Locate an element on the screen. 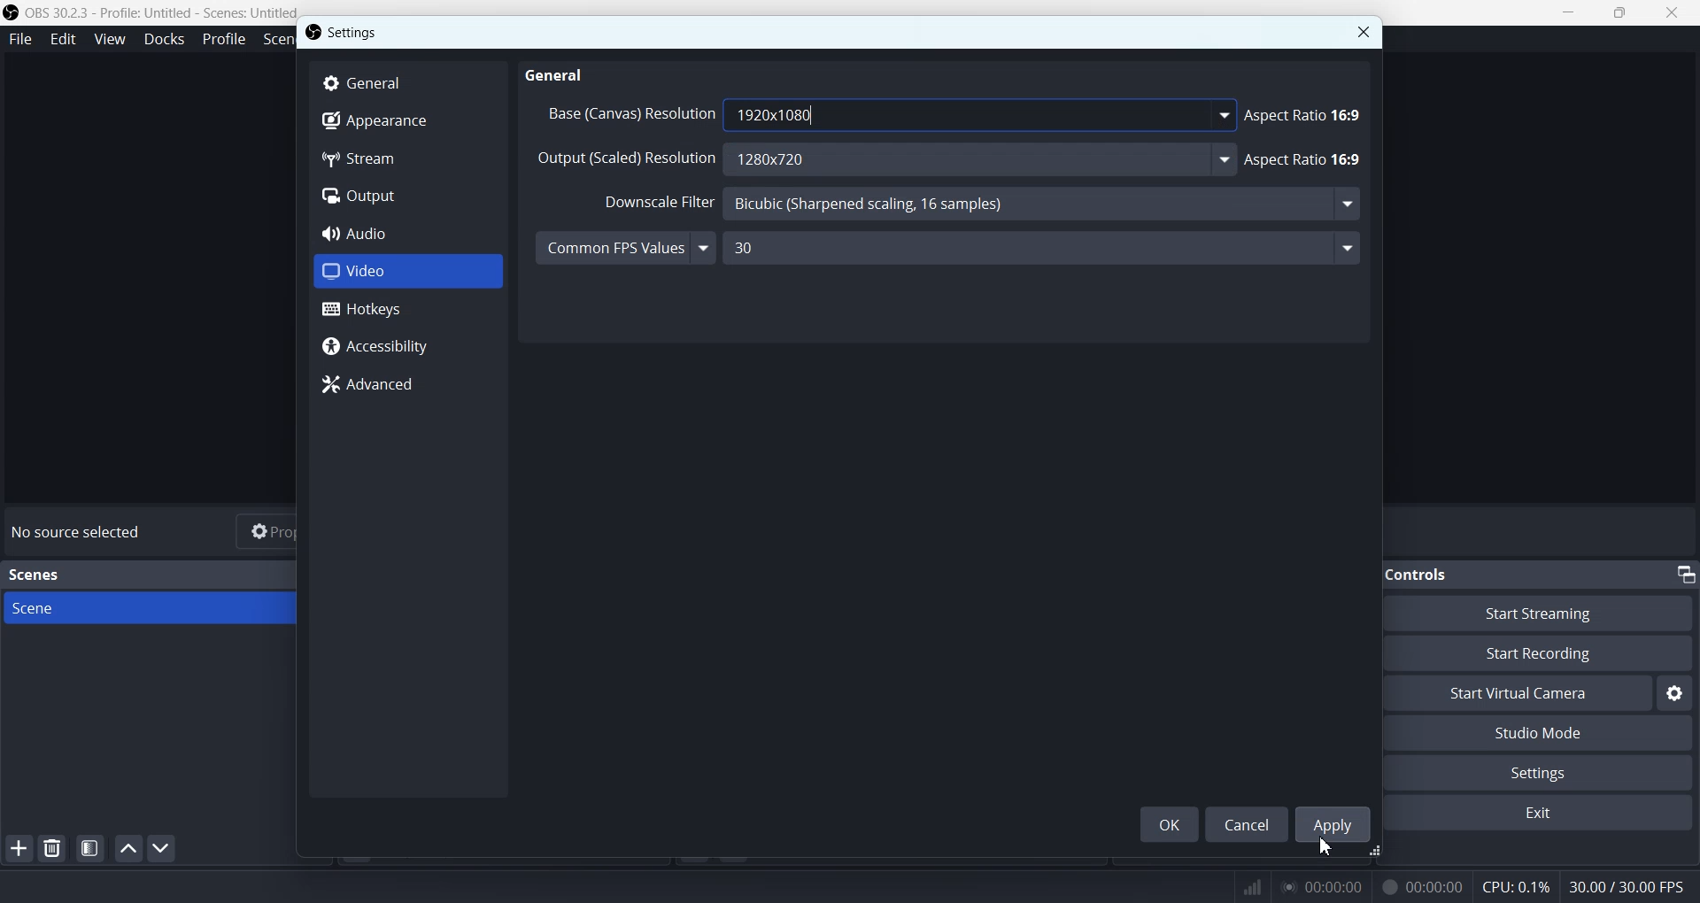  Text is located at coordinates (80, 532).